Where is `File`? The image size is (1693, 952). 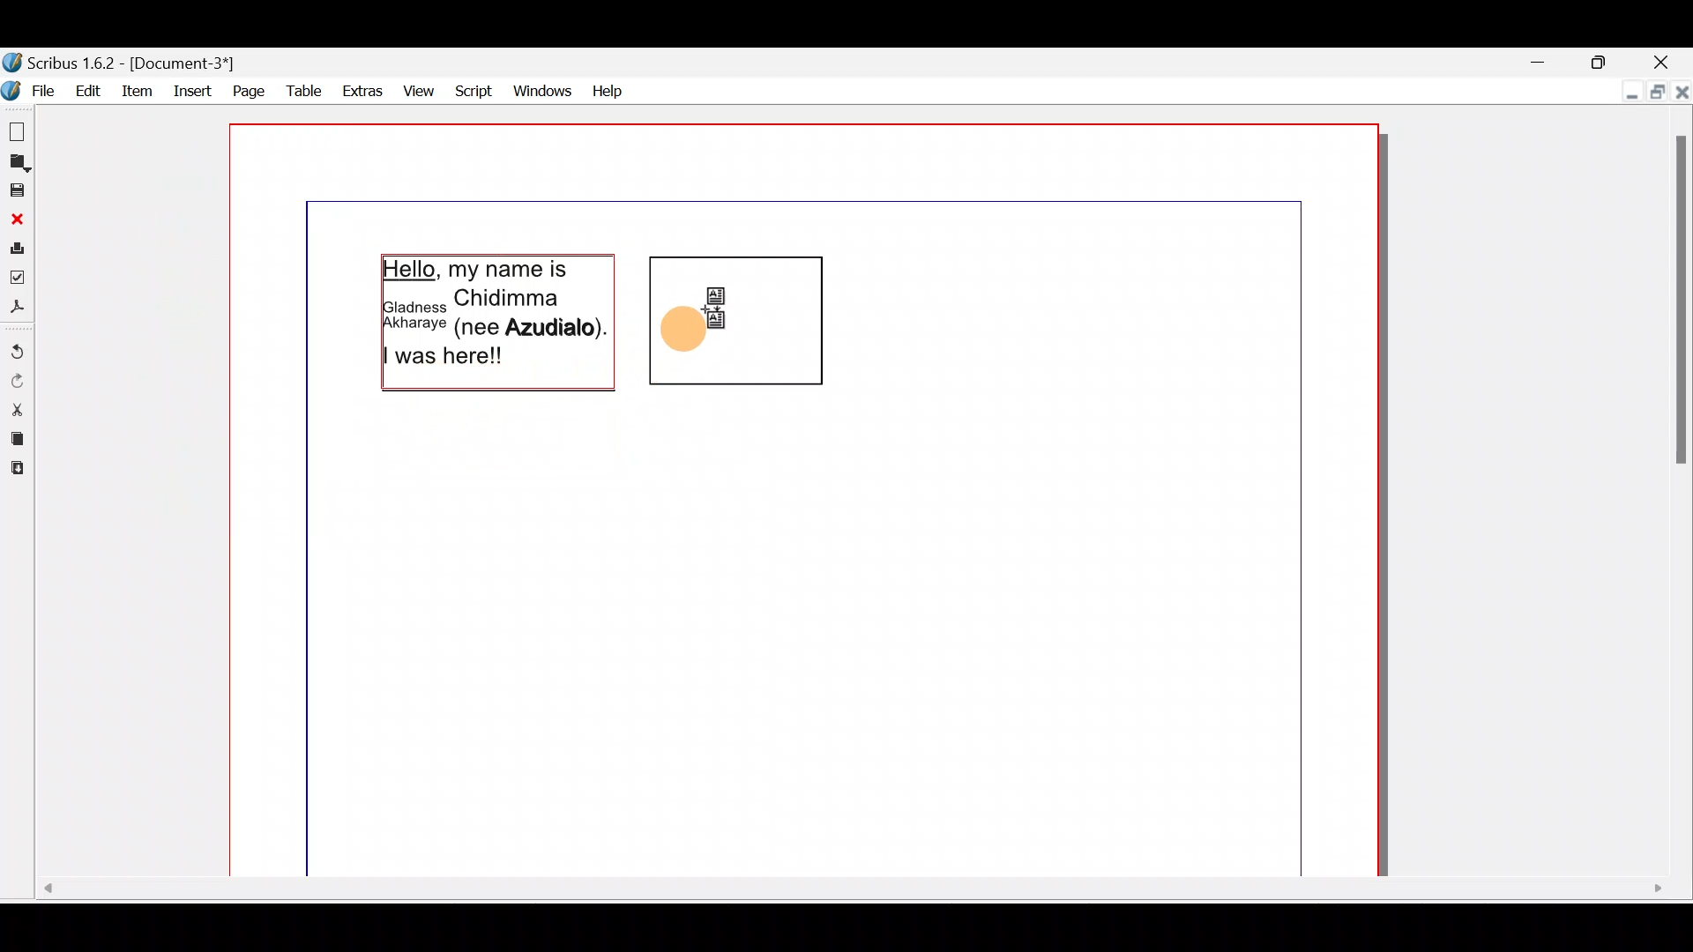
File is located at coordinates (31, 88).